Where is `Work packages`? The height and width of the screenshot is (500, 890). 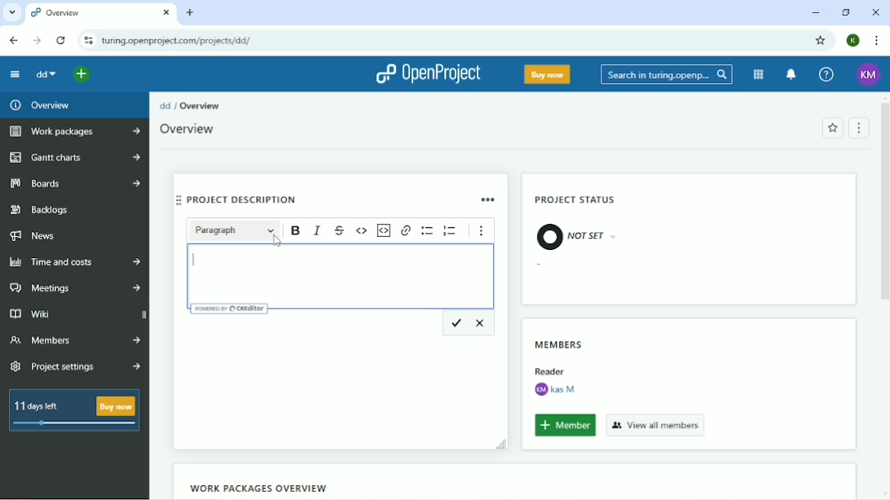 Work packages is located at coordinates (73, 132).